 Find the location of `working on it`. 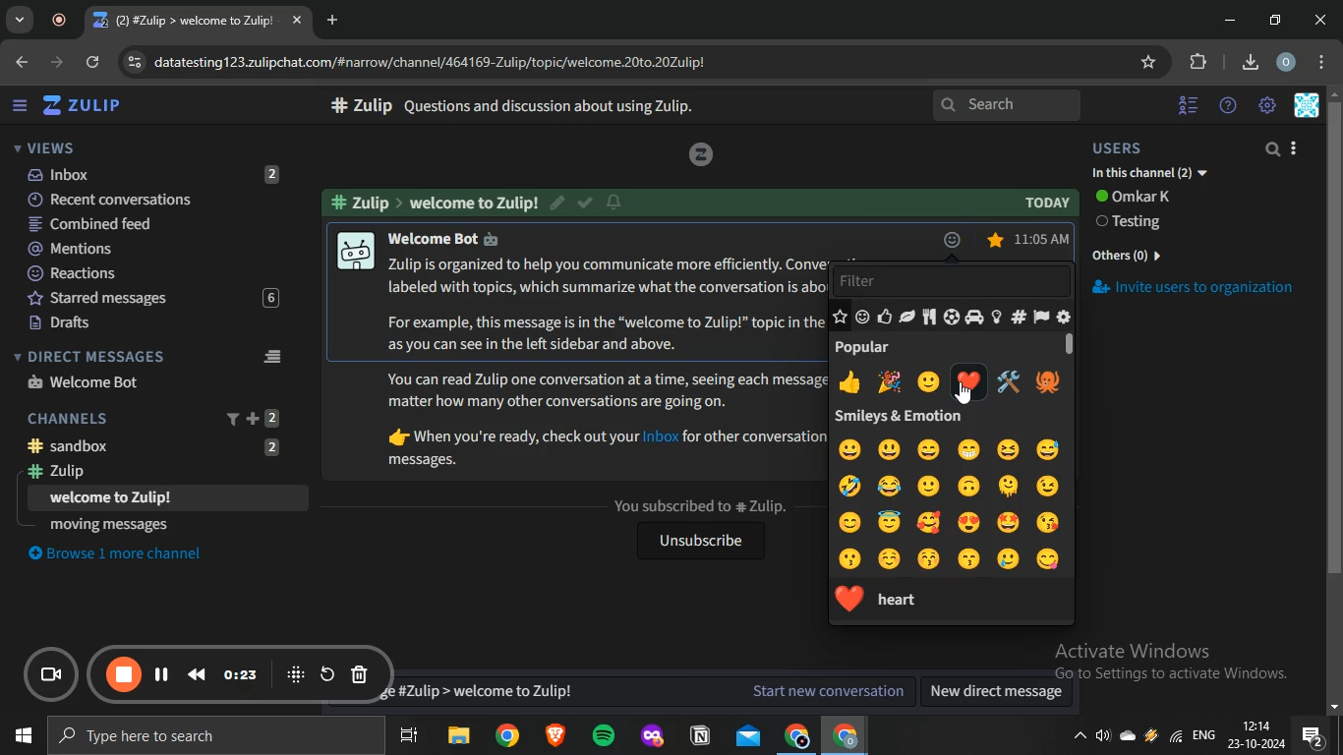

working on it is located at coordinates (1009, 381).